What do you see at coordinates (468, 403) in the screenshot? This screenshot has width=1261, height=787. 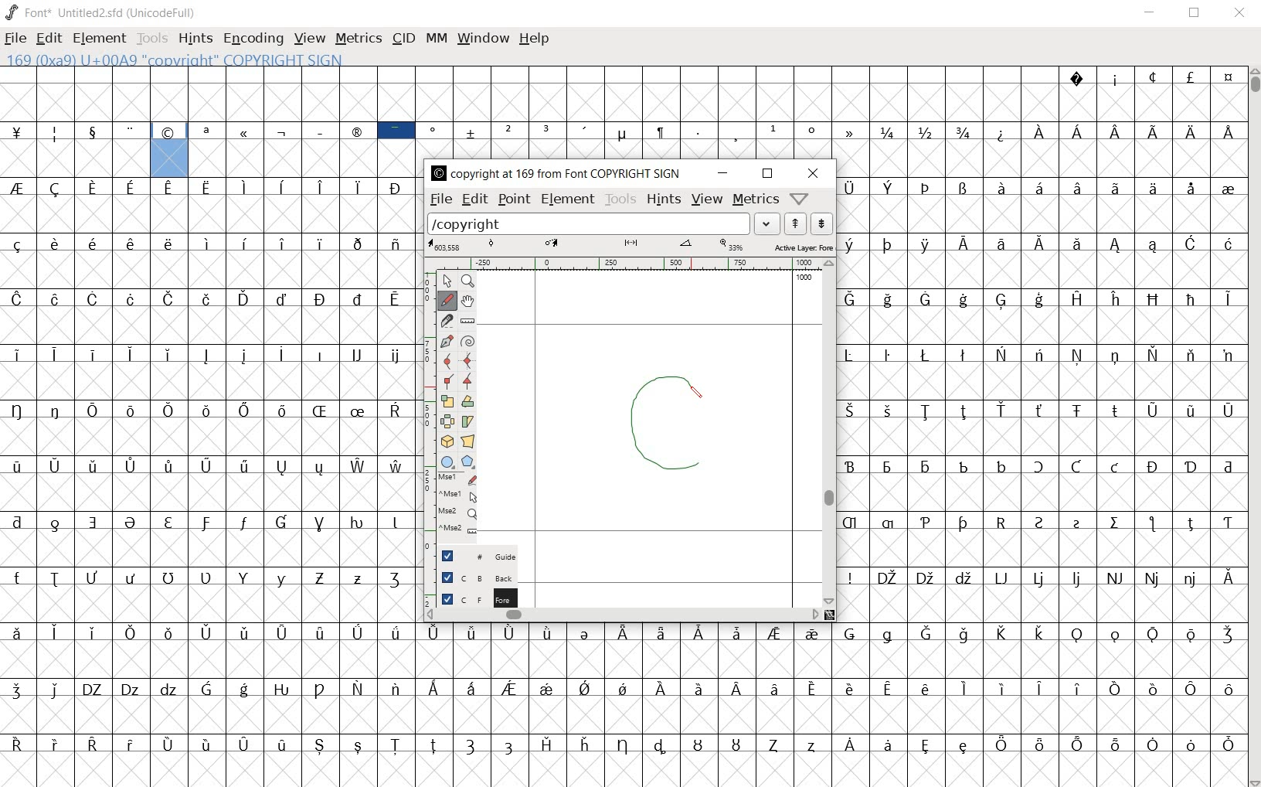 I see `Rotate the selection` at bounding box center [468, 403].